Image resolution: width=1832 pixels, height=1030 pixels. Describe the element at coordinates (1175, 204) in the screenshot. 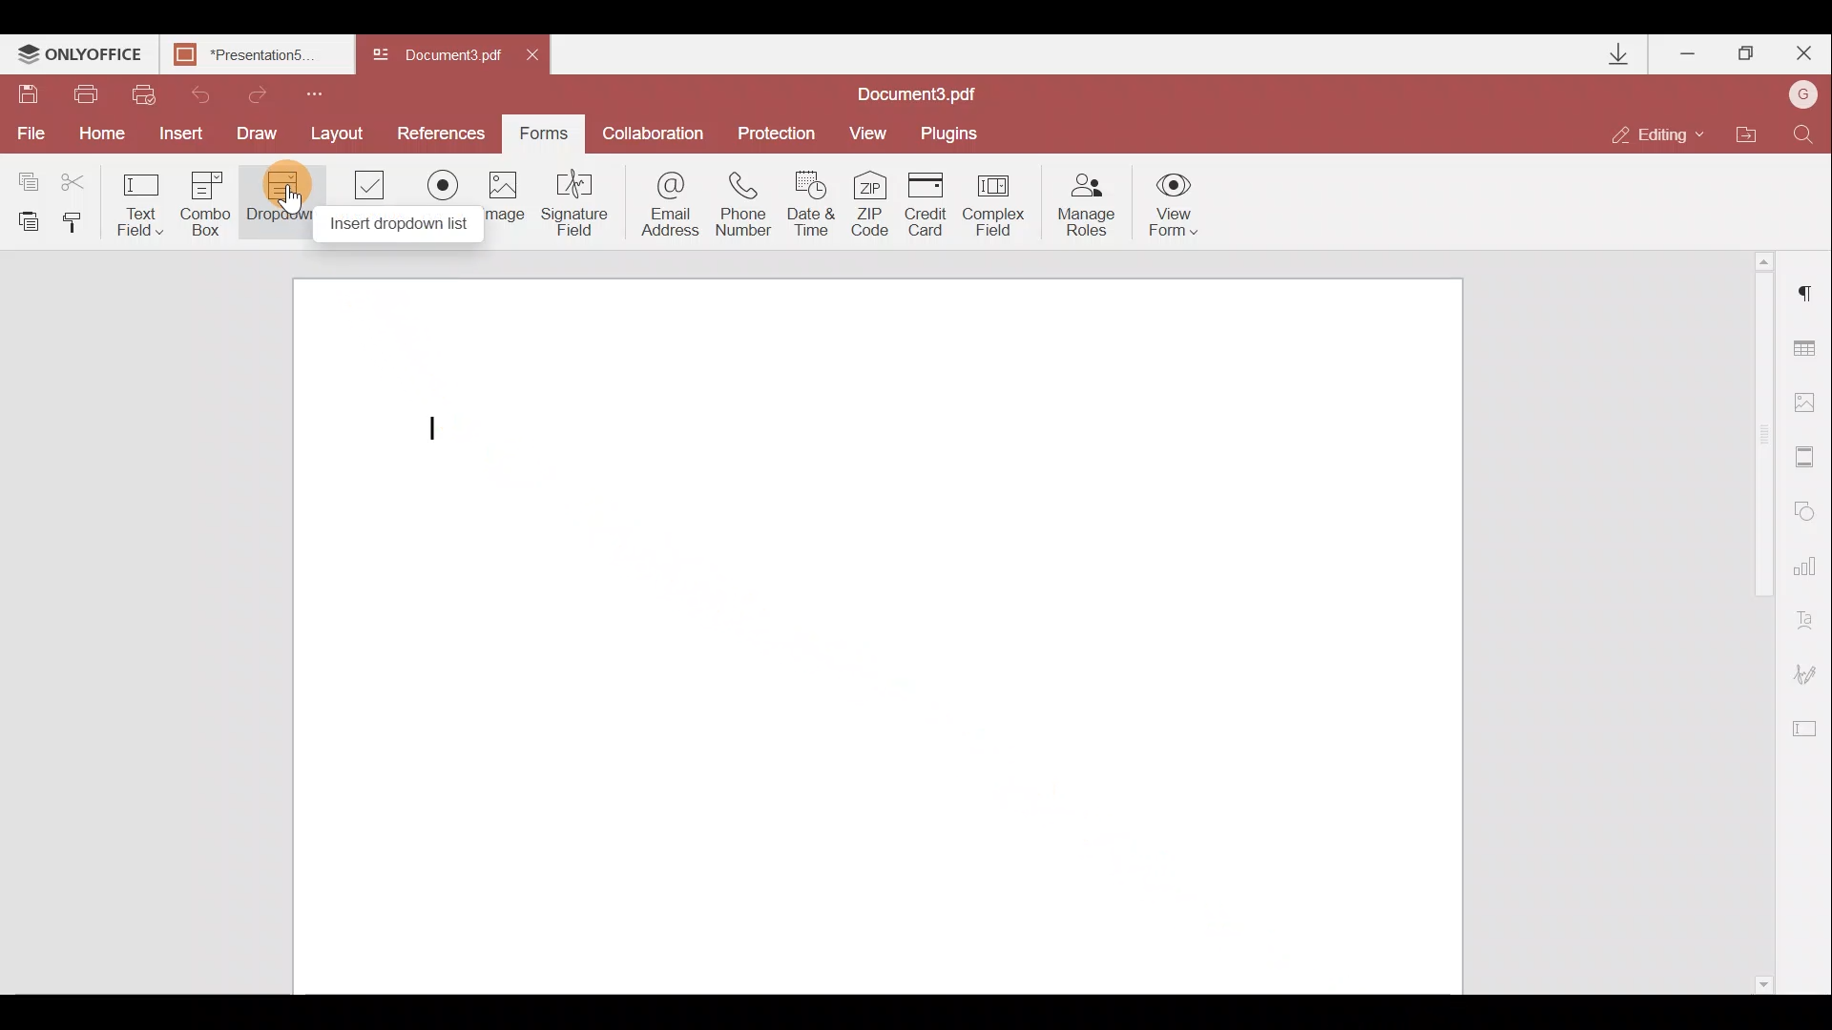

I see `View form` at that location.